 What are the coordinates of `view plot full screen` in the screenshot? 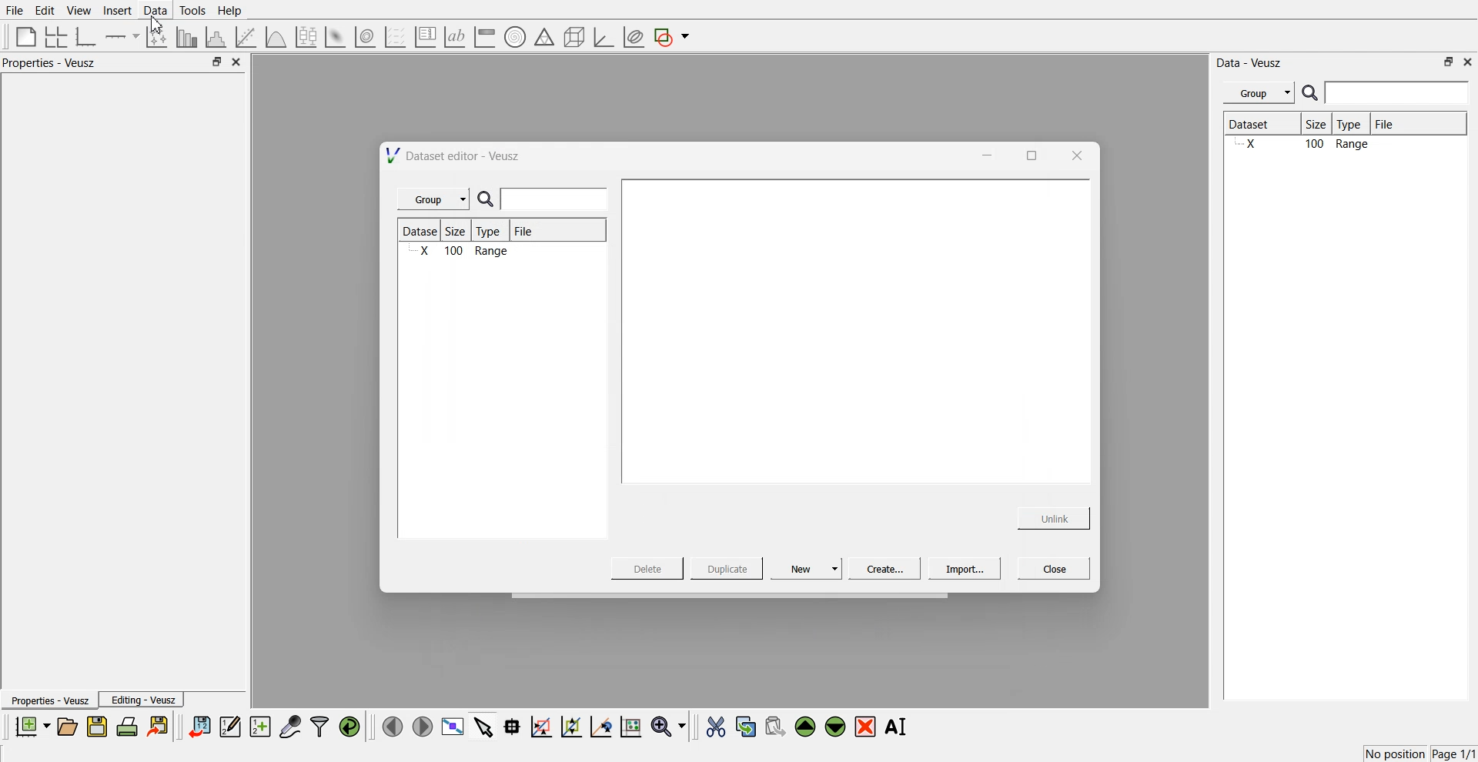 It's located at (452, 727).